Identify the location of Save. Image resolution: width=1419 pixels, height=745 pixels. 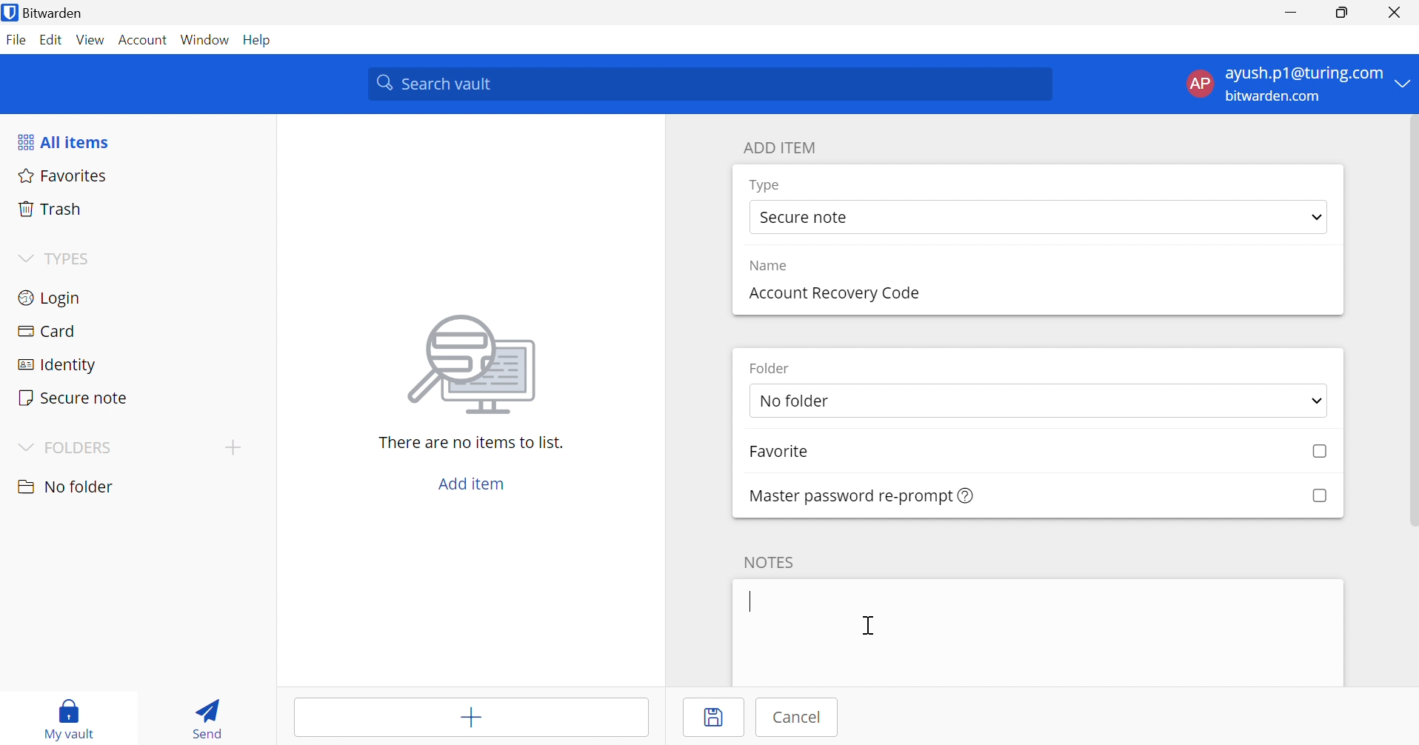
(718, 718).